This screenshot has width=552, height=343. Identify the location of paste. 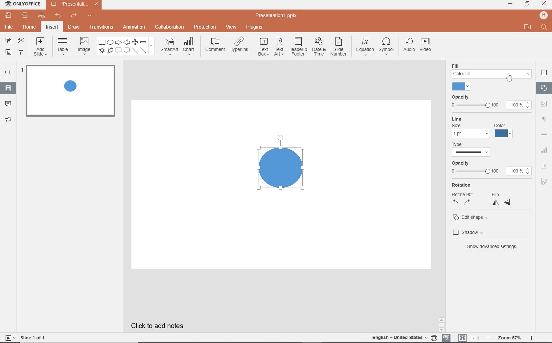
(8, 53).